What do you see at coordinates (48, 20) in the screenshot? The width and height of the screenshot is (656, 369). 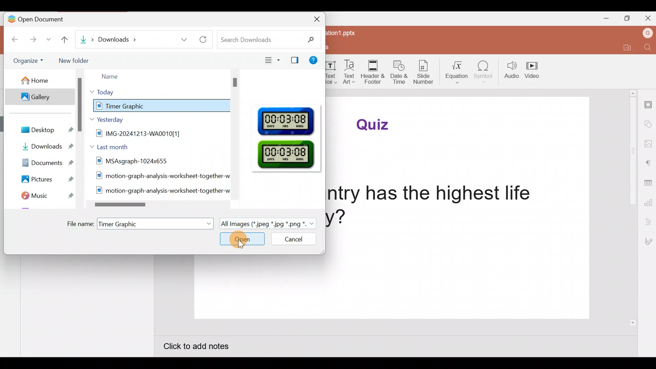 I see `Open document` at bounding box center [48, 20].